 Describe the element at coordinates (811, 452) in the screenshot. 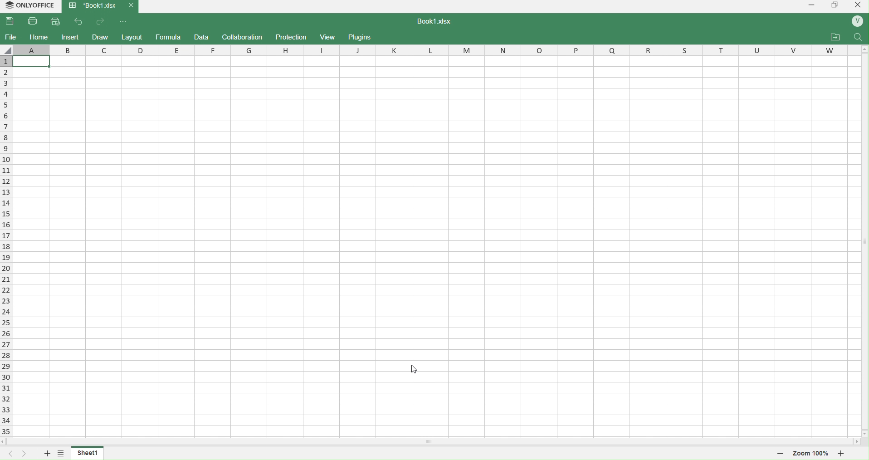

I see `zoom 100%` at that location.